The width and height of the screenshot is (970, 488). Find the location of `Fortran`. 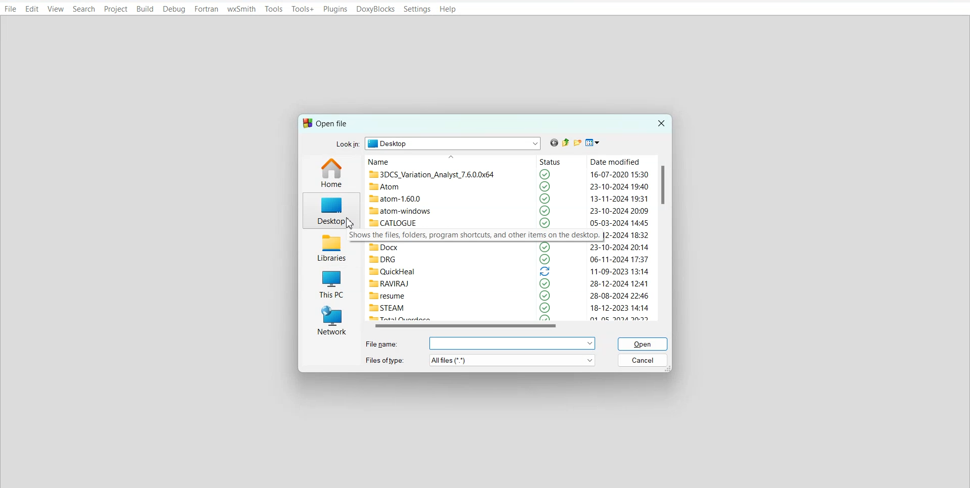

Fortran is located at coordinates (206, 9).